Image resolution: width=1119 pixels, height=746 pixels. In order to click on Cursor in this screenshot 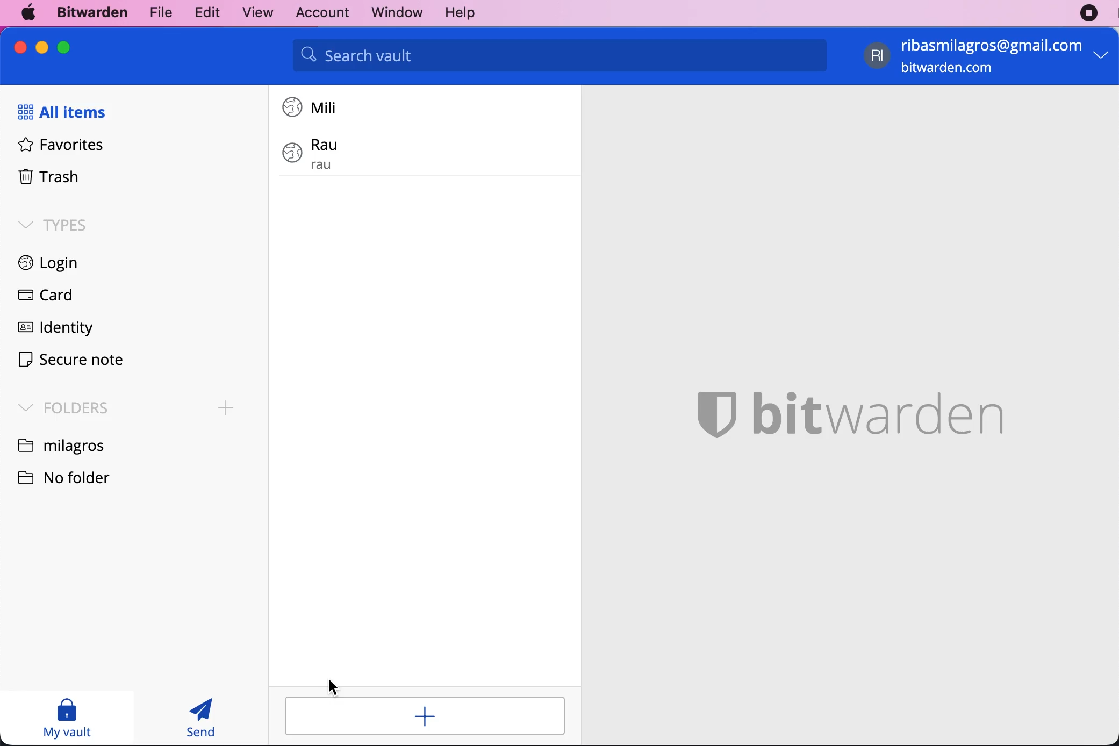, I will do `click(333, 687)`.